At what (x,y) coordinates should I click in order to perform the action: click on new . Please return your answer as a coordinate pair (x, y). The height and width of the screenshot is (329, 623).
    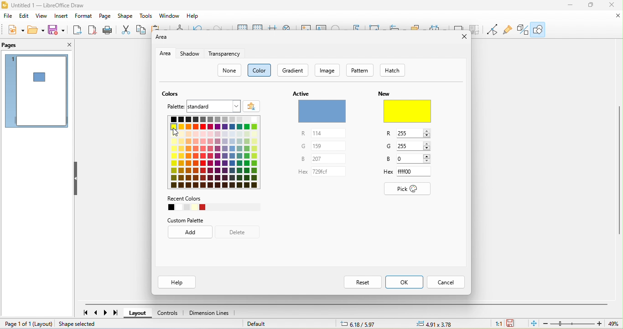
    Looking at the image, I should click on (16, 28).